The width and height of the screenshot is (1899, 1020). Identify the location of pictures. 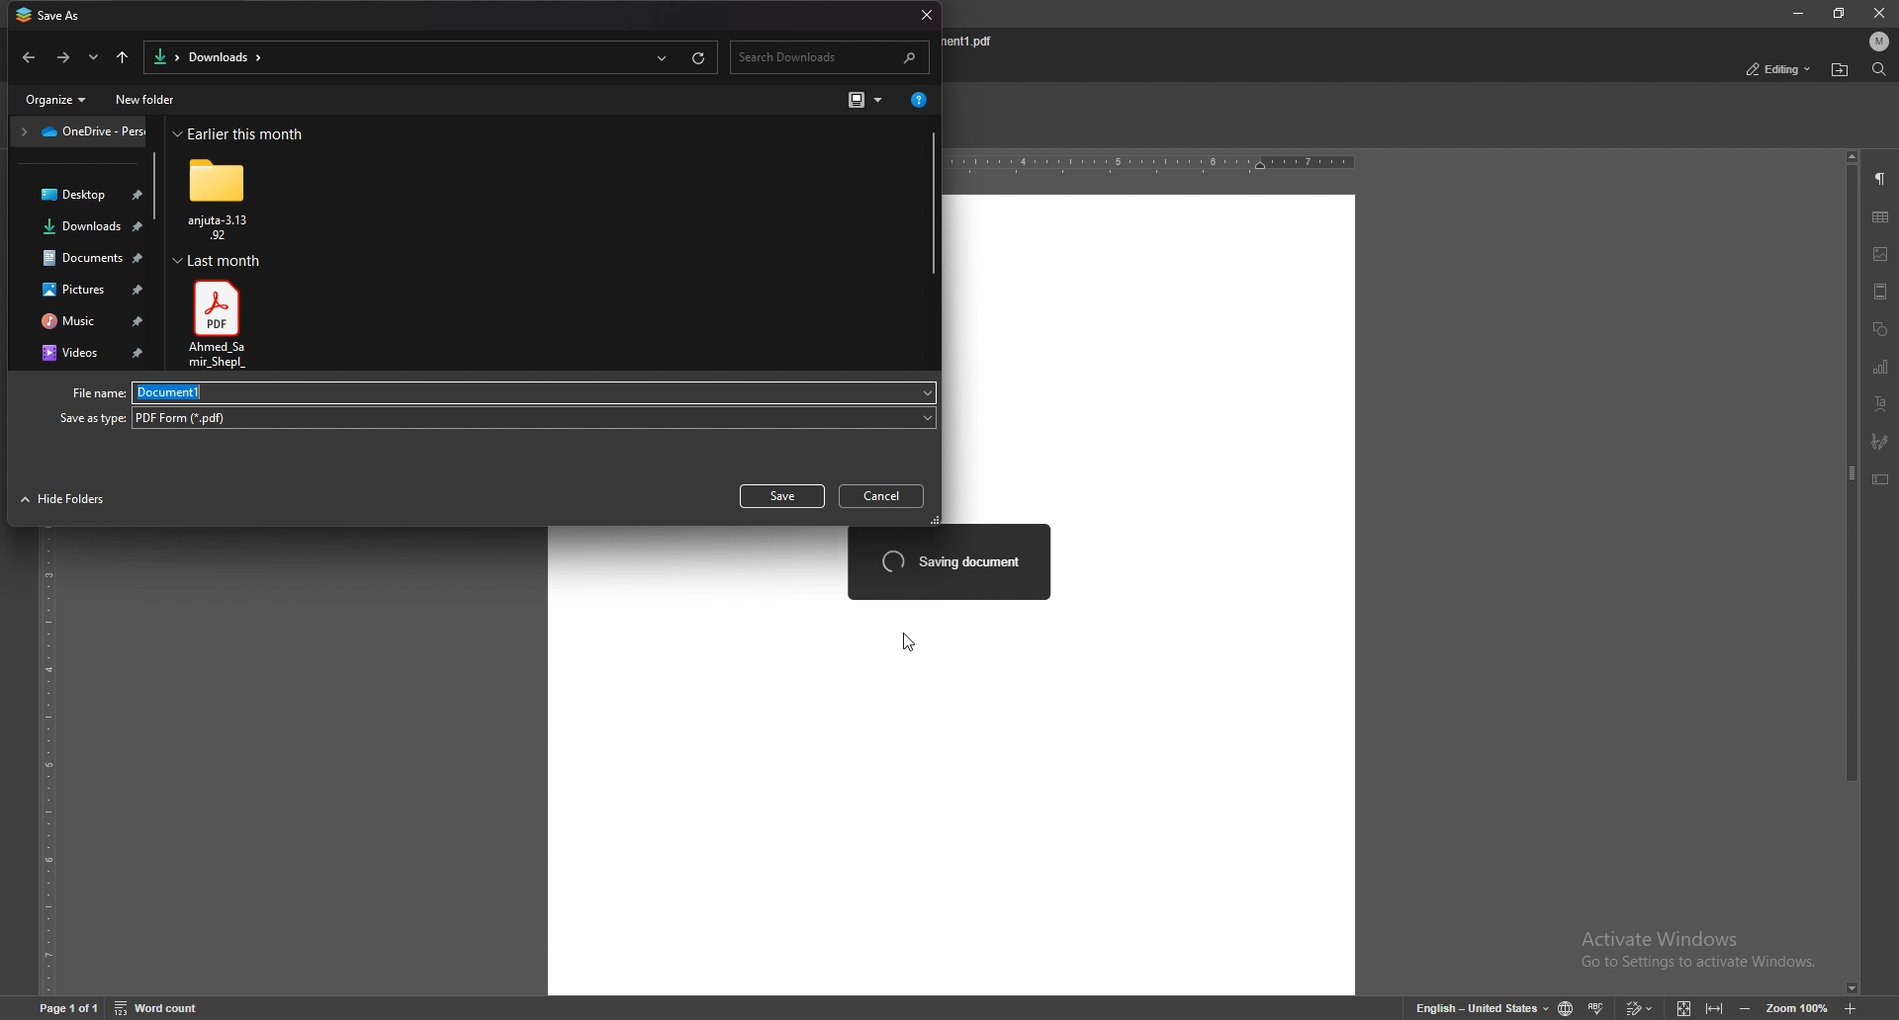
(86, 289).